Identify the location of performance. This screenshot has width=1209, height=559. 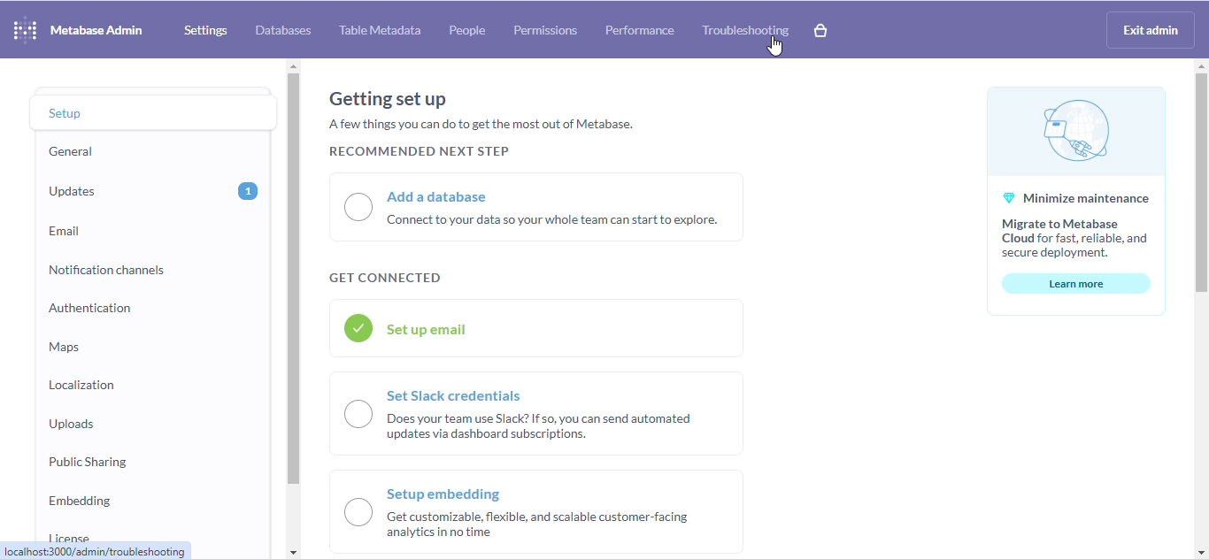
(640, 30).